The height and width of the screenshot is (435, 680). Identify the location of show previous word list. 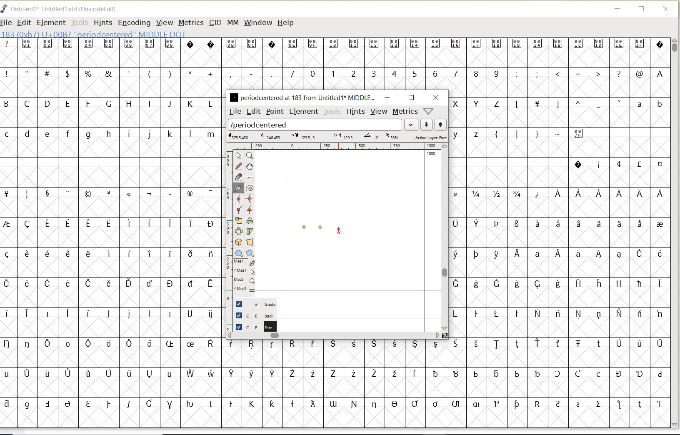
(427, 125).